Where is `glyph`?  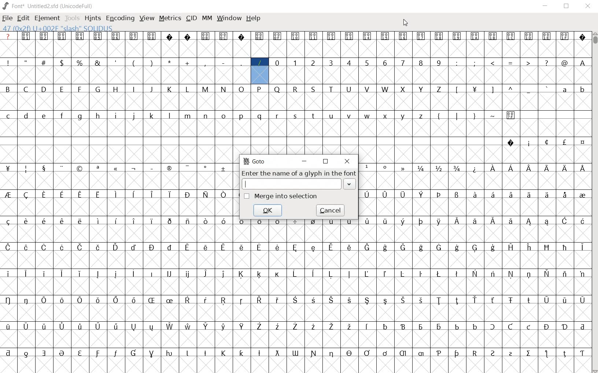
glyph is located at coordinates (457, 63).